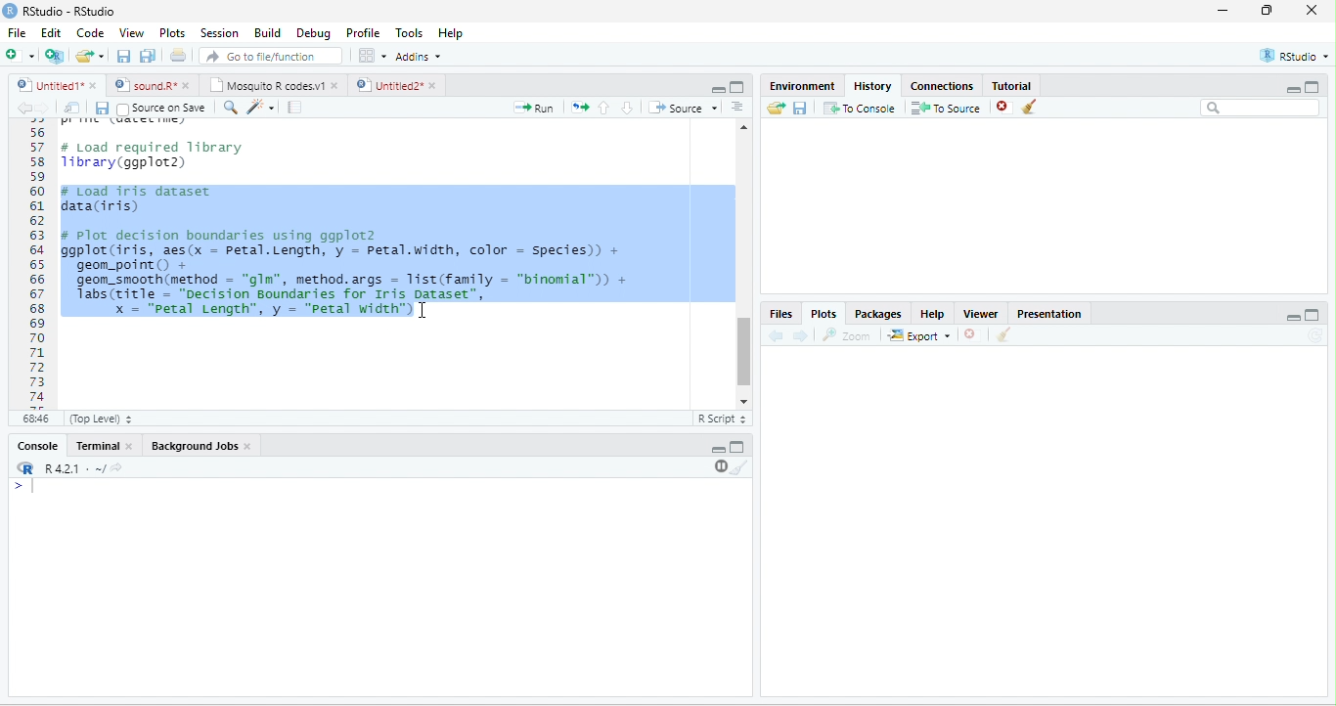  I want to click on Viewer, so click(981, 314).